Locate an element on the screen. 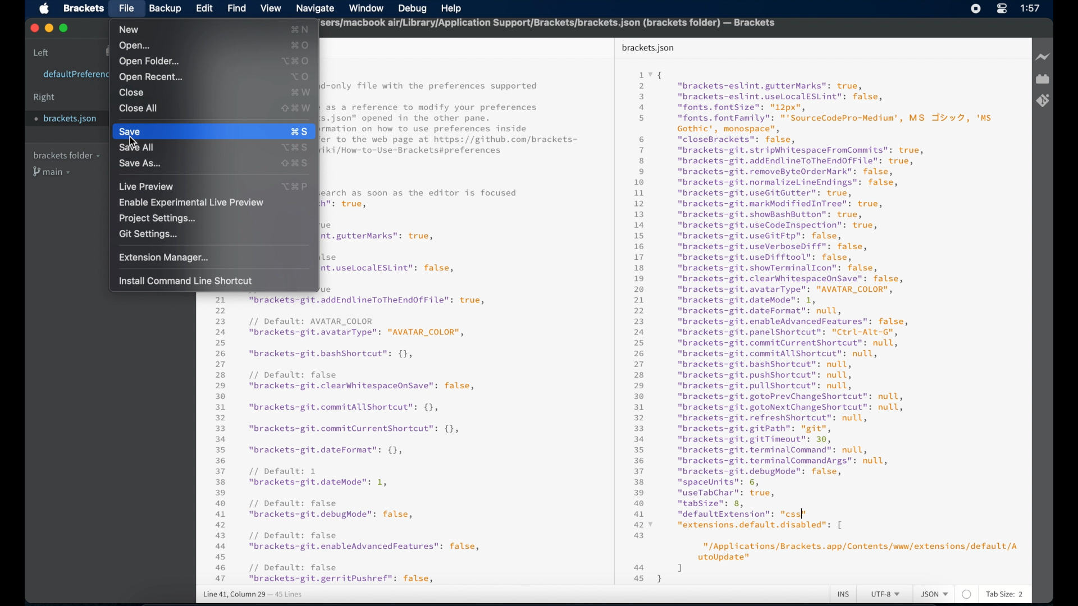  navigate is located at coordinates (313, 7).